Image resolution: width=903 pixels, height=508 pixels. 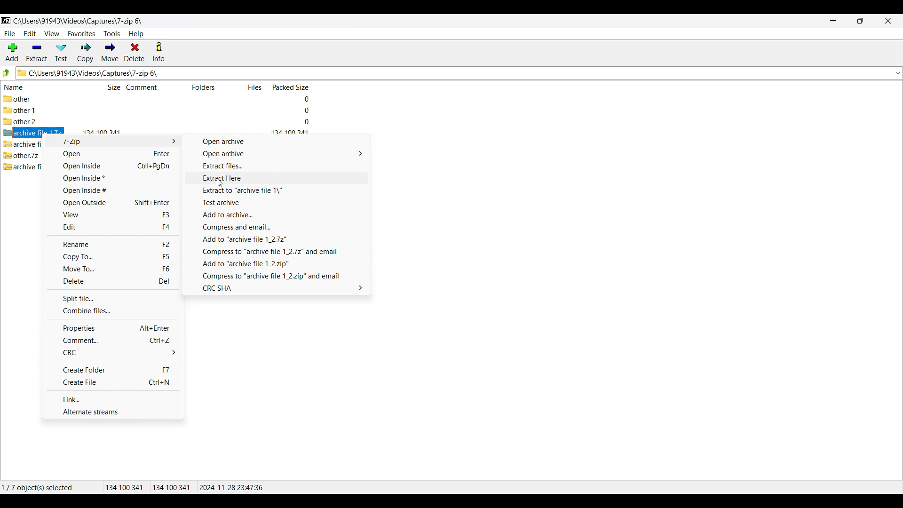 I want to click on Open inside, so click(x=112, y=166).